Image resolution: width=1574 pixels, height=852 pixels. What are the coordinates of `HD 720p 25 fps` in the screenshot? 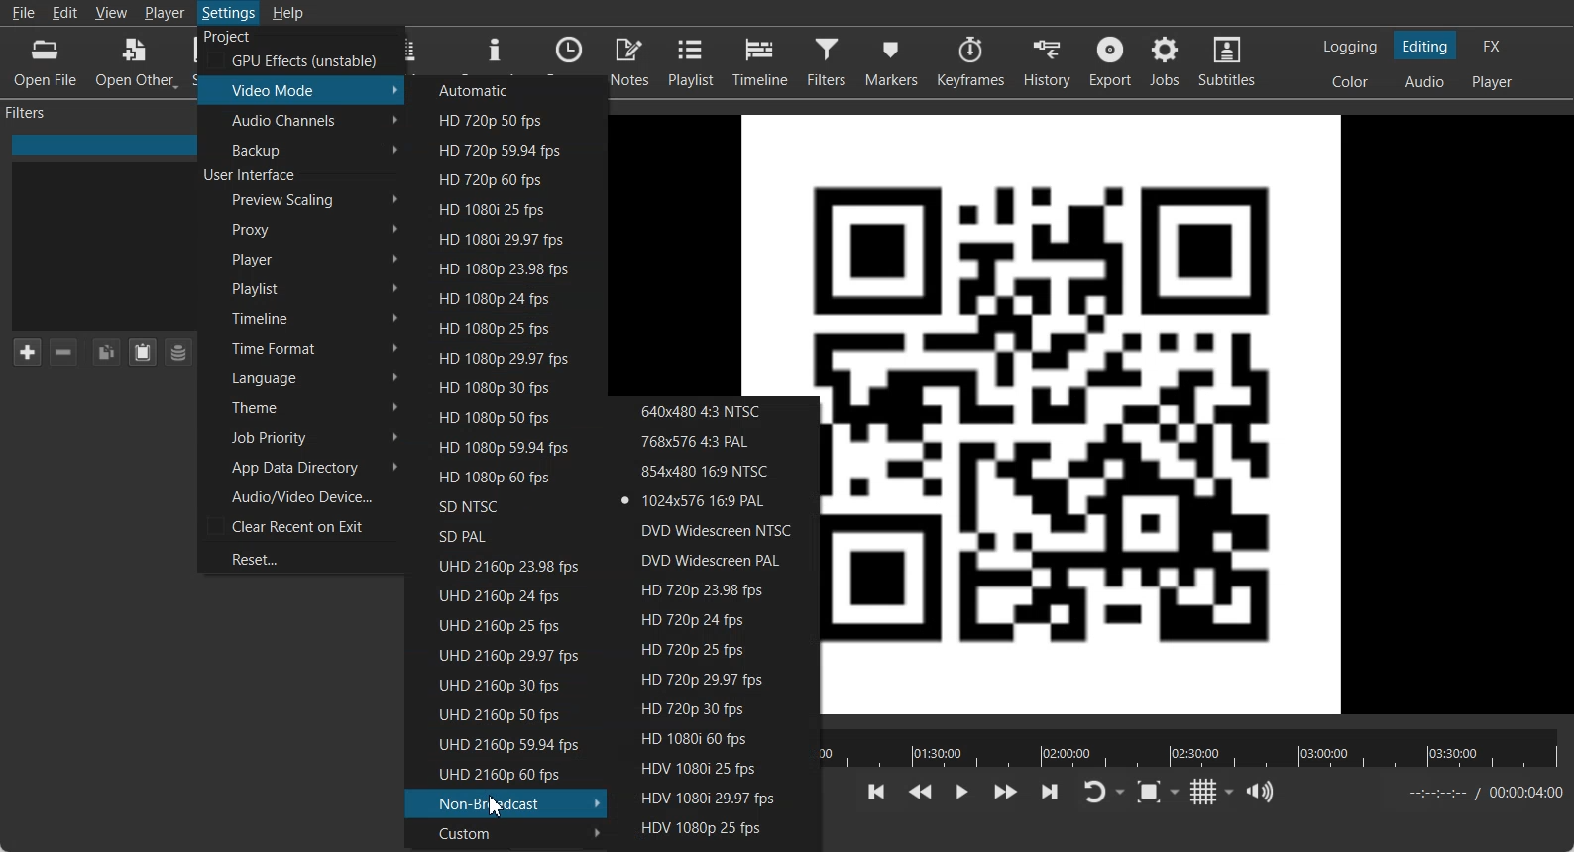 It's located at (719, 649).